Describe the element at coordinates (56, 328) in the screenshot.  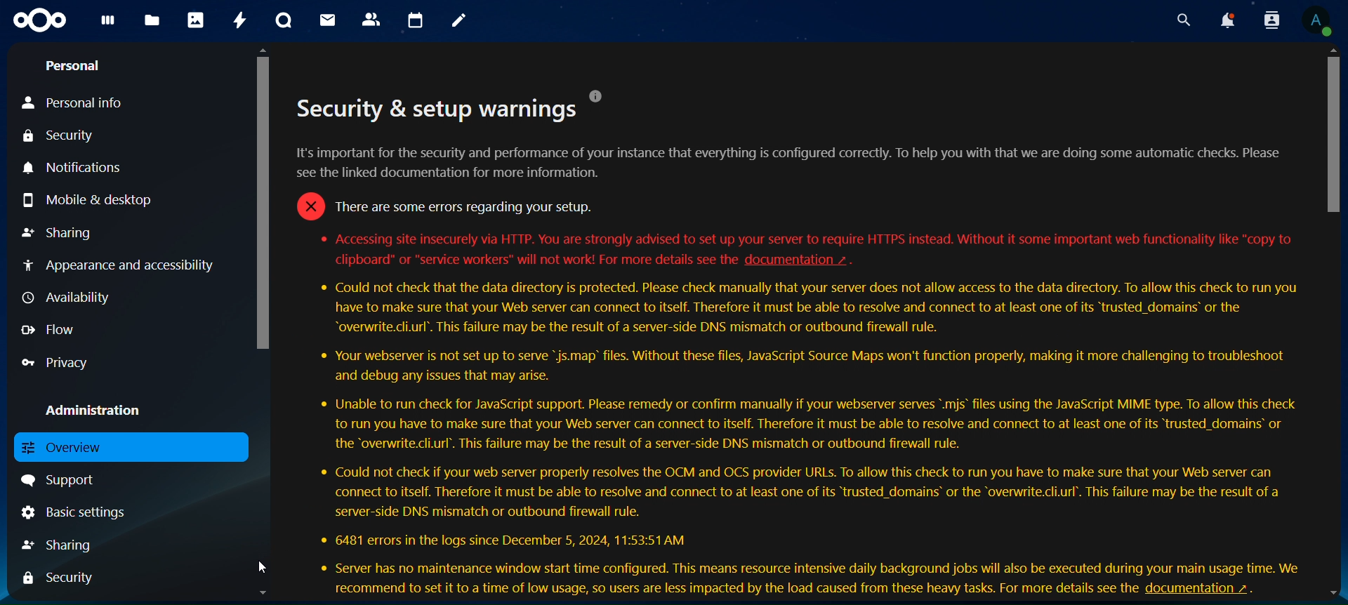
I see `flow` at that location.